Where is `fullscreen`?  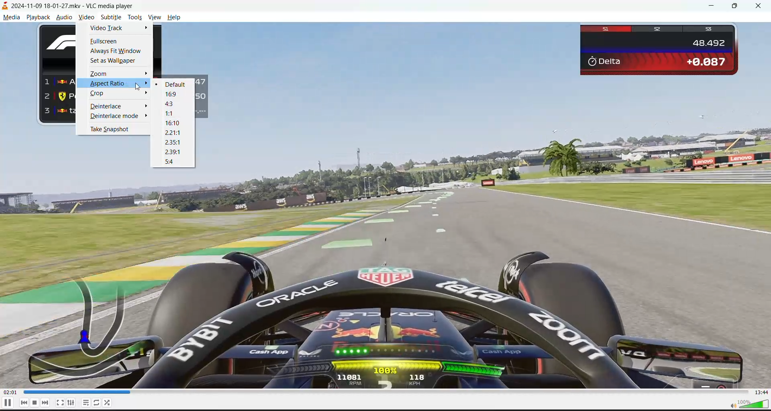
fullscreen is located at coordinates (104, 42).